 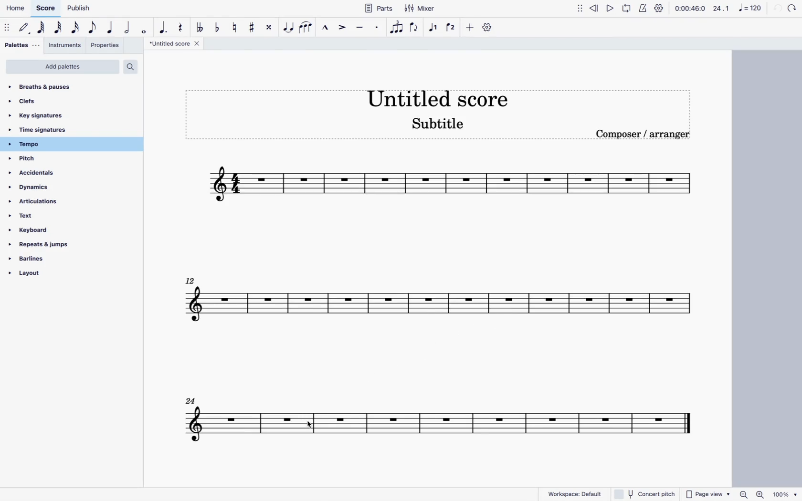 I want to click on score, so click(x=441, y=426).